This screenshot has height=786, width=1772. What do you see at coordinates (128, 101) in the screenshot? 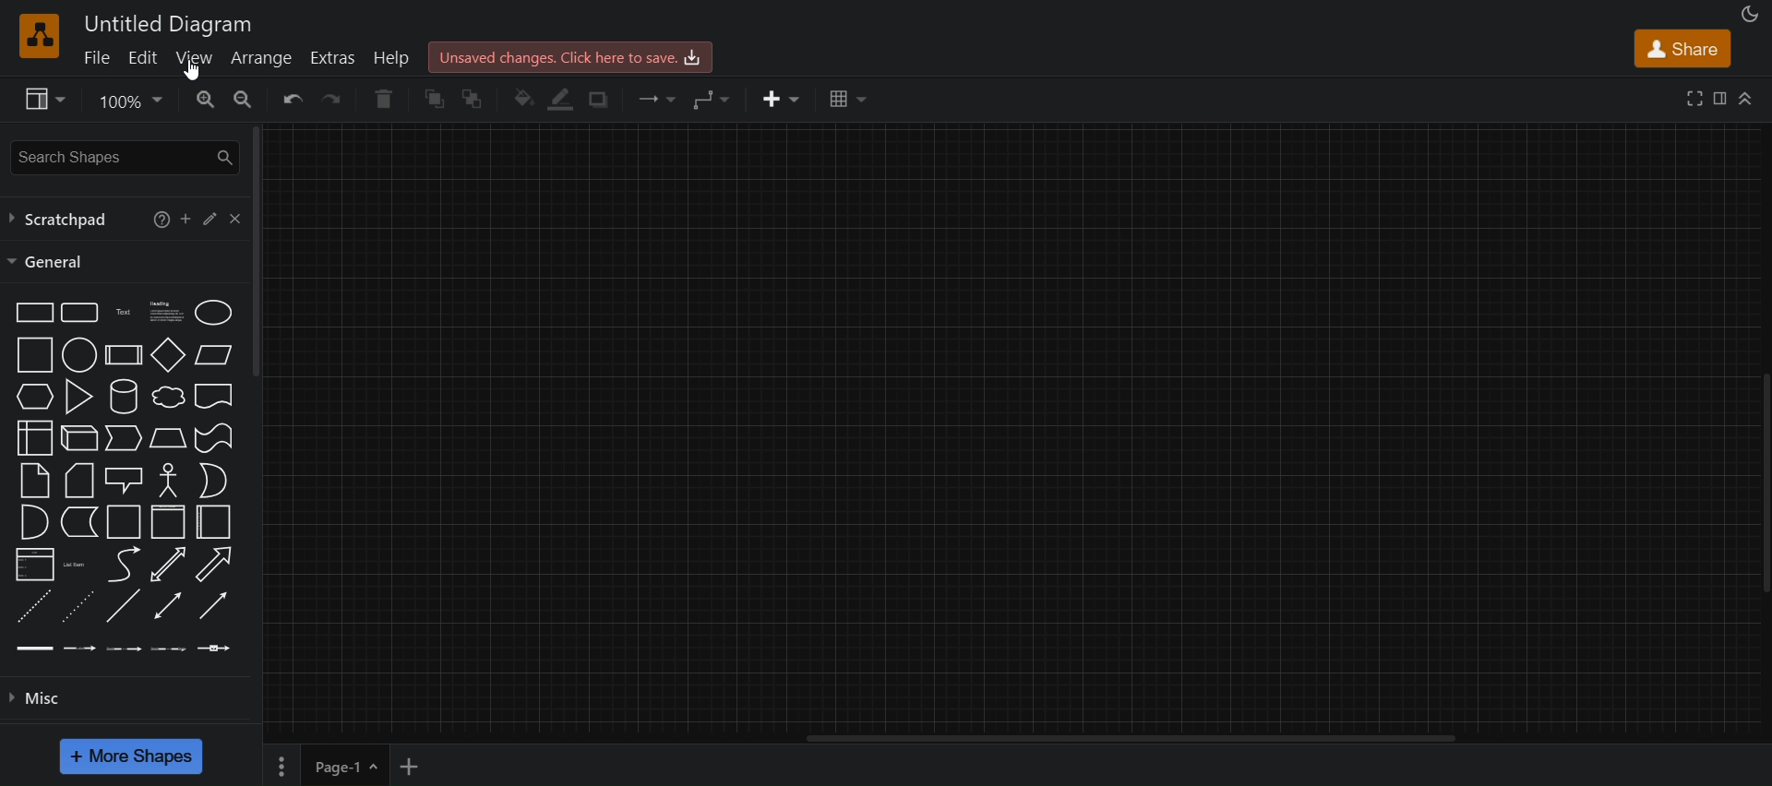
I see `zoom` at bounding box center [128, 101].